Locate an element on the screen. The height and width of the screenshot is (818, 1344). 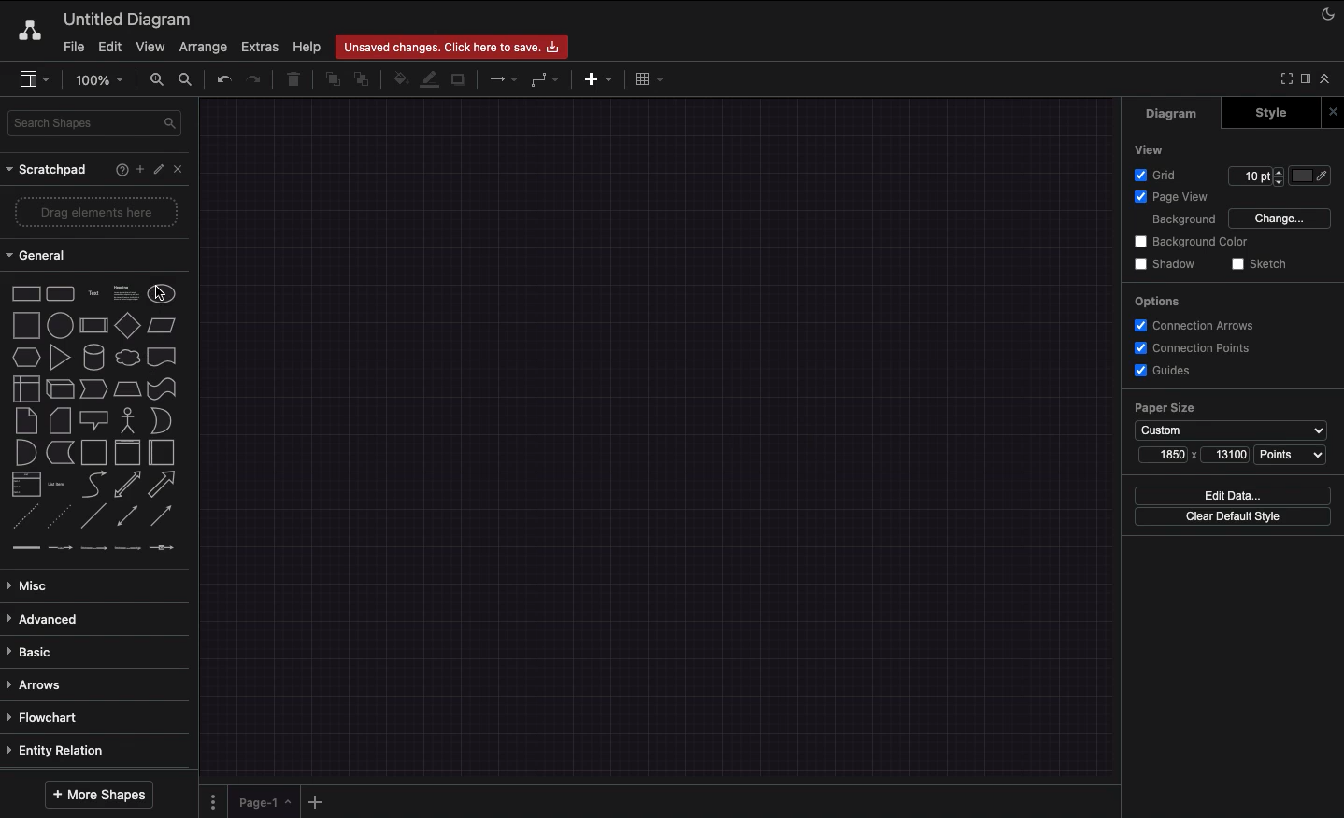
connector 5 is located at coordinates (164, 547).